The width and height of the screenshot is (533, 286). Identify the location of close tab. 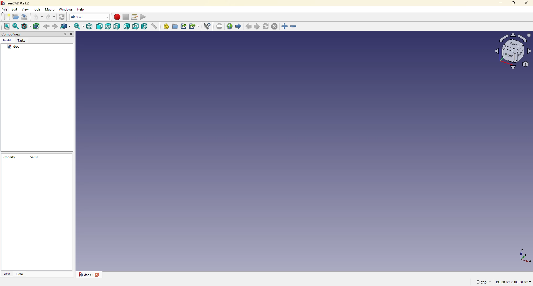
(98, 274).